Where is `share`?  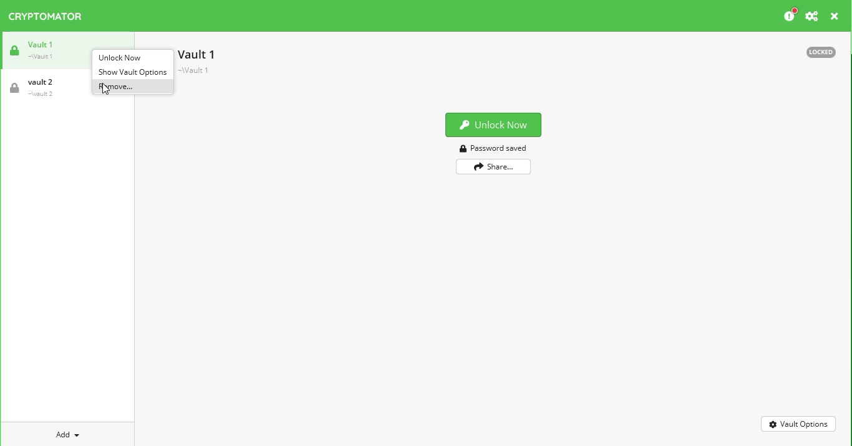 share is located at coordinates (493, 166).